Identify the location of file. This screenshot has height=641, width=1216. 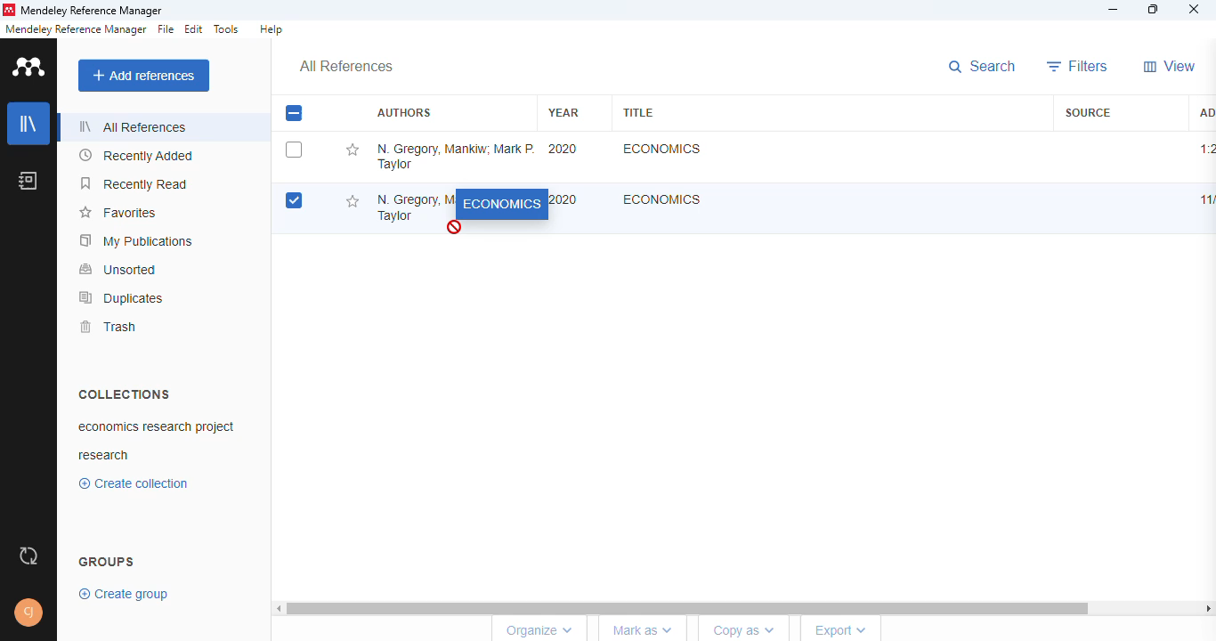
(166, 29).